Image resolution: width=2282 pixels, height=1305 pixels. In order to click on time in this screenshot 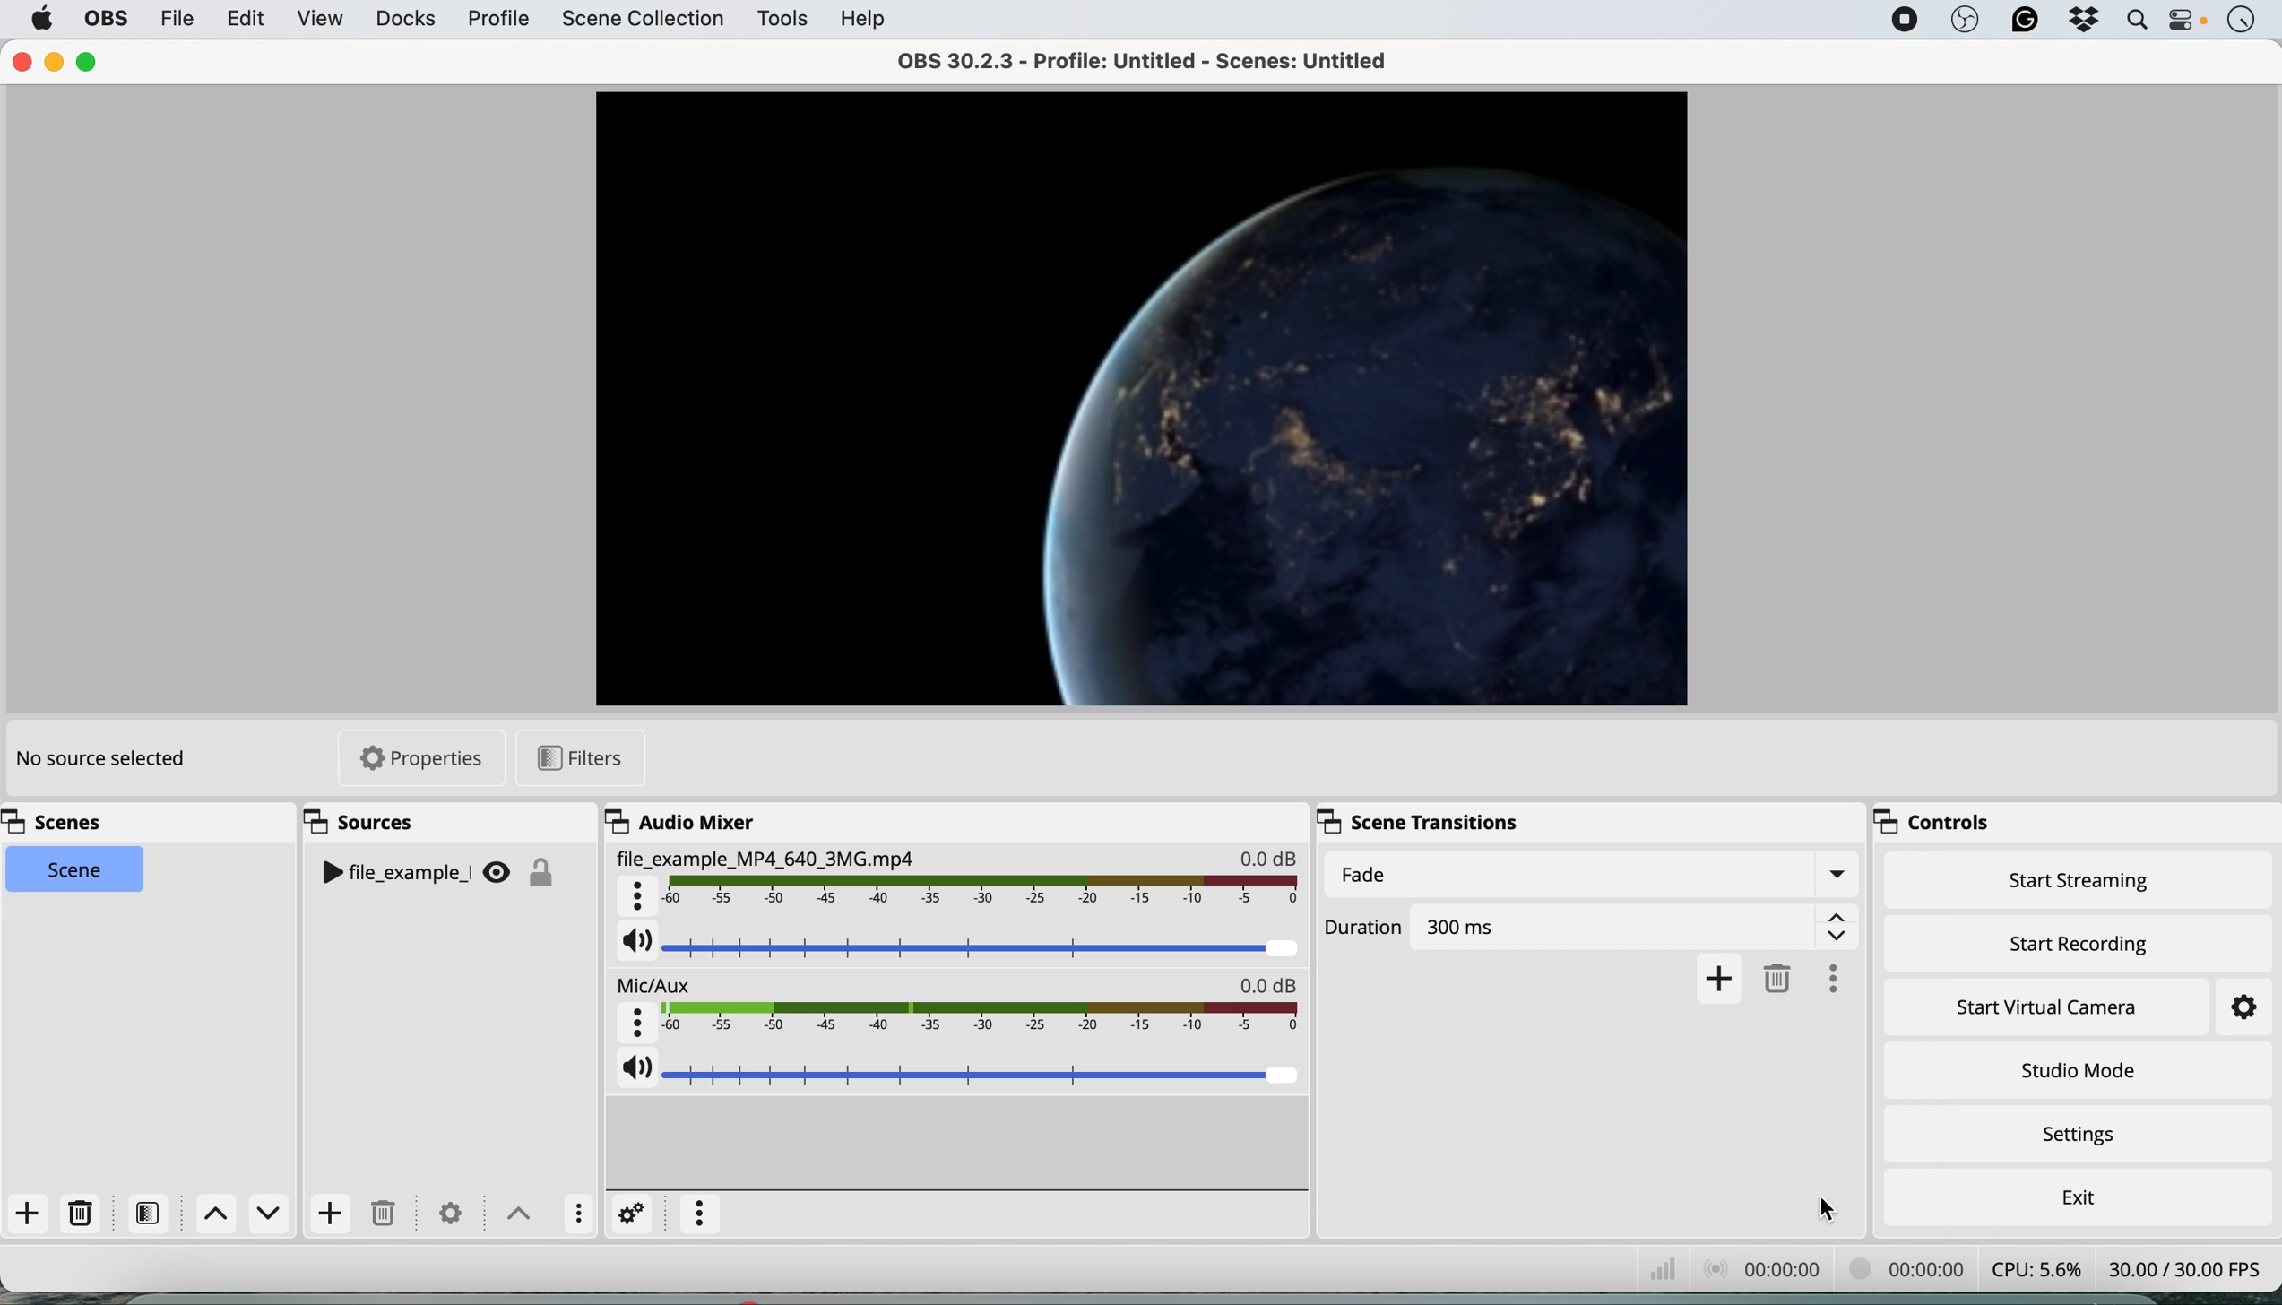, I will do `click(2241, 22)`.